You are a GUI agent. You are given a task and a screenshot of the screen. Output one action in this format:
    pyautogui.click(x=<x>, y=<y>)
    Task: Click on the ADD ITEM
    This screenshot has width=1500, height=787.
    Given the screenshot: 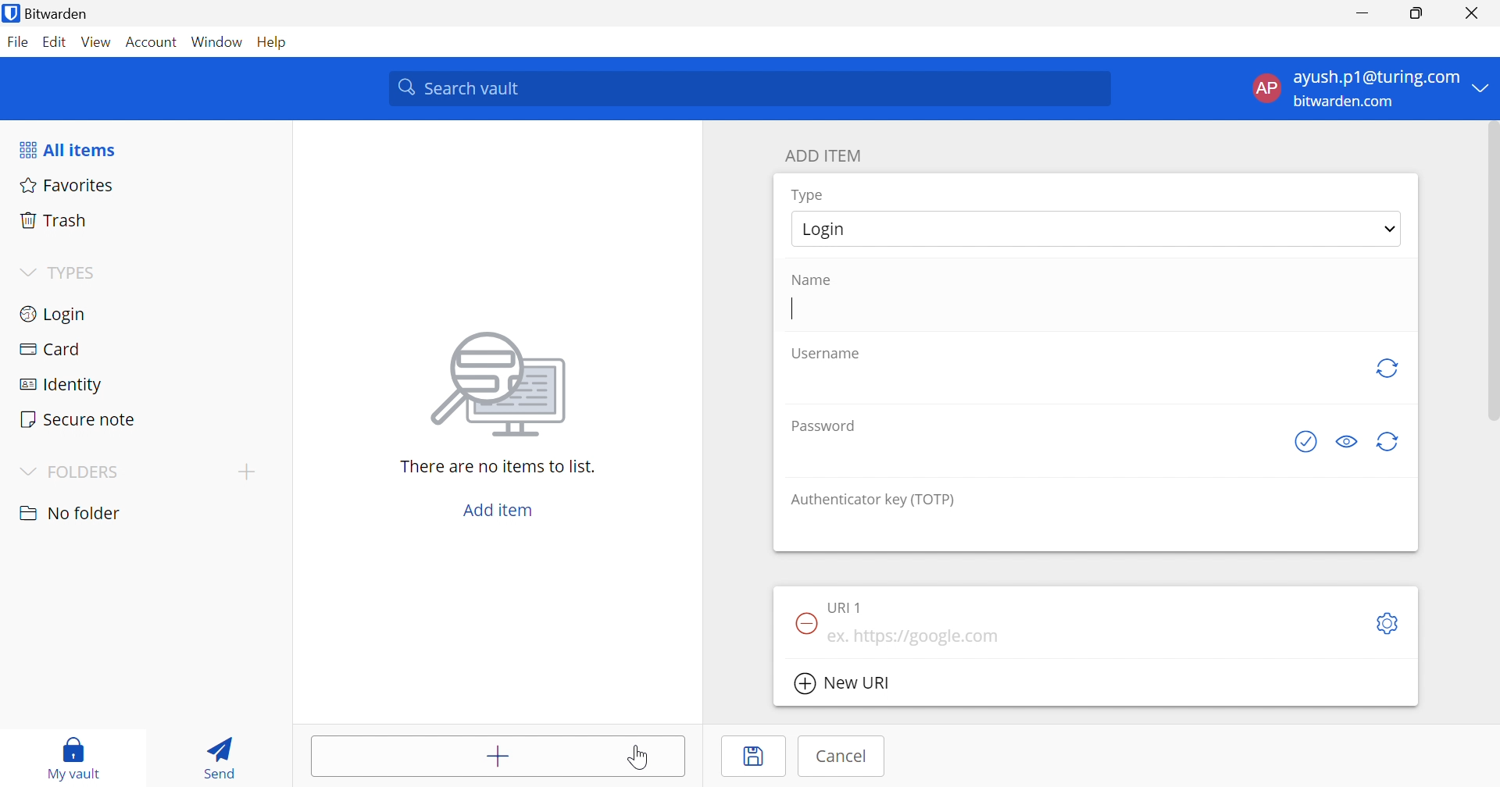 What is the action you would take?
    pyautogui.click(x=823, y=157)
    